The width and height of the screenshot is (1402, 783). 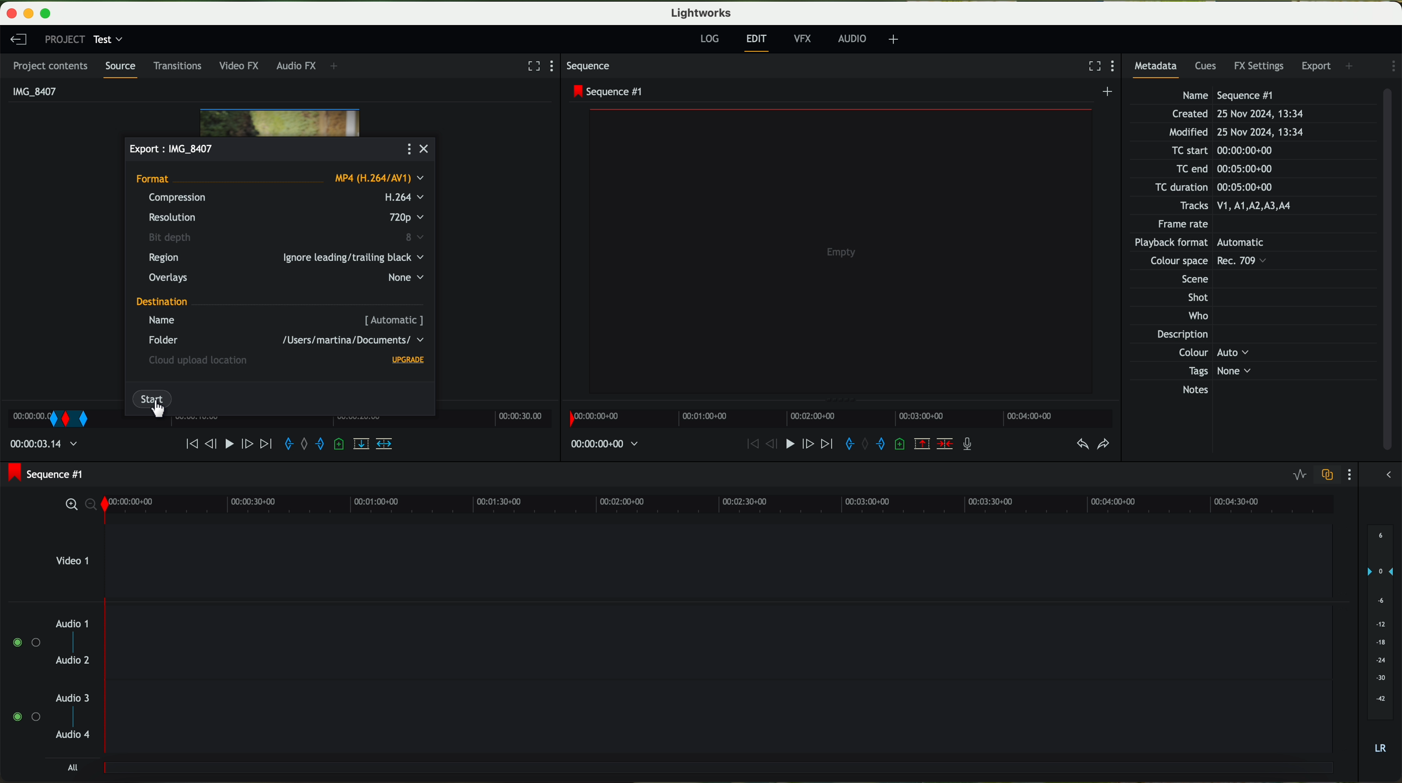 What do you see at coordinates (674, 560) in the screenshot?
I see `video 1` at bounding box center [674, 560].